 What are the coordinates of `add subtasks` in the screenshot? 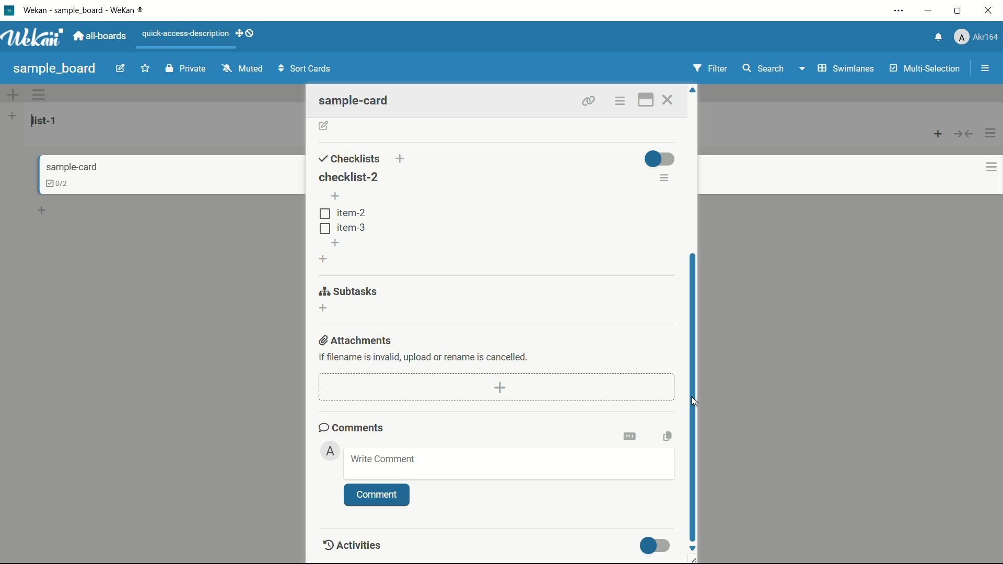 It's located at (324, 309).